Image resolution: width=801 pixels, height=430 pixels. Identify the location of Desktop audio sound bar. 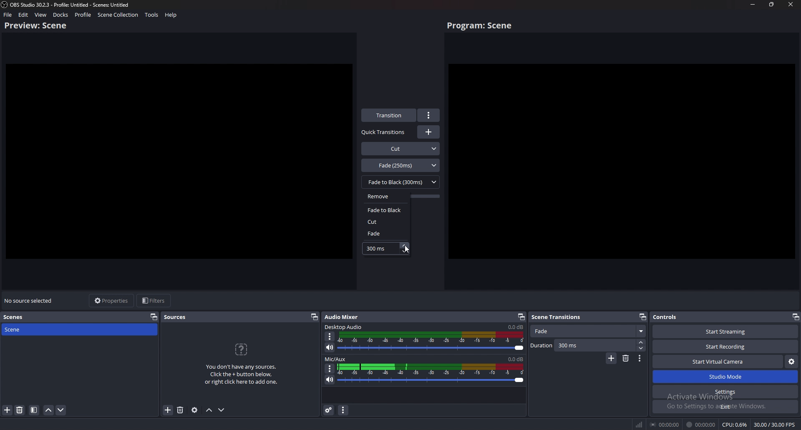
(433, 342).